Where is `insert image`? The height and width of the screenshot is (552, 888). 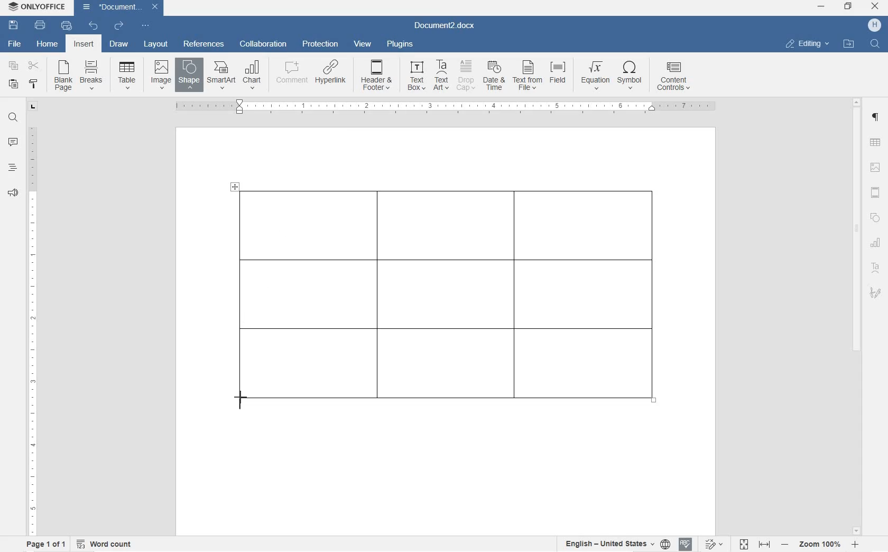 insert image is located at coordinates (161, 73).